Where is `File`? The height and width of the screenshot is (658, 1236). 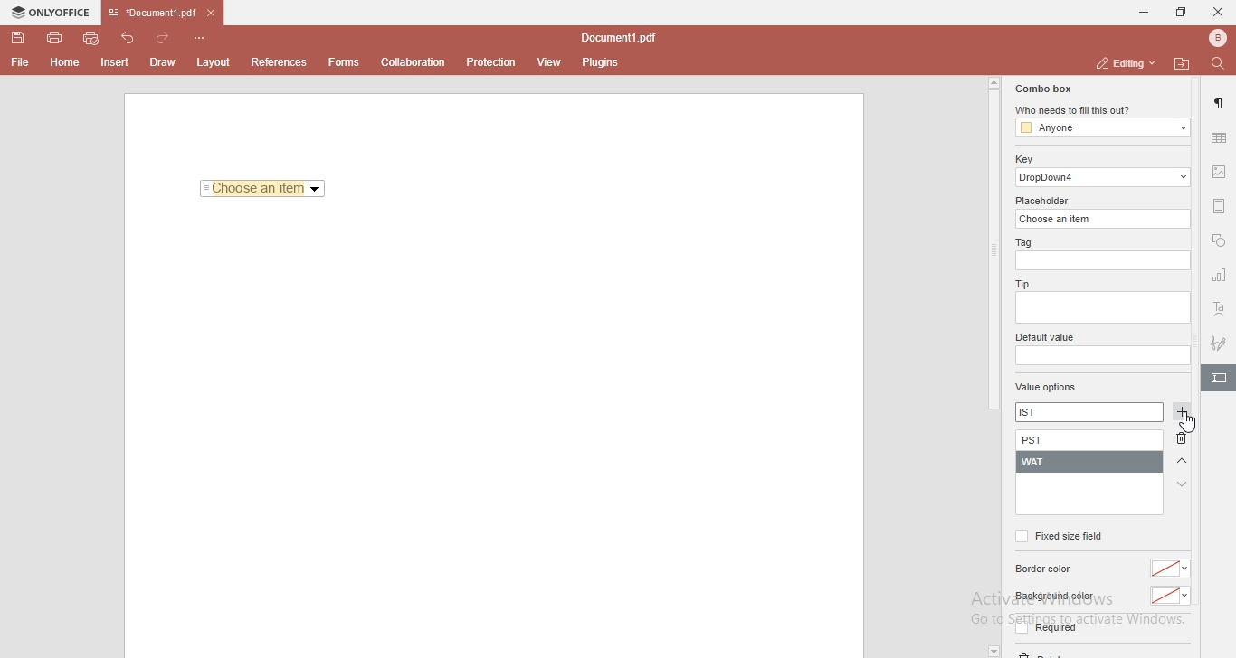 File is located at coordinates (18, 62).